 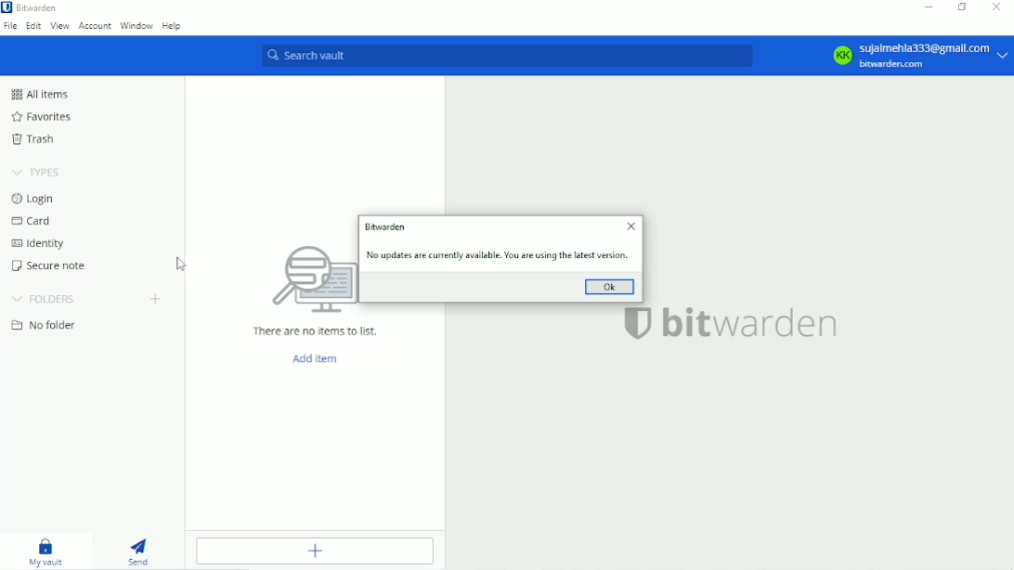 What do you see at coordinates (48, 266) in the screenshot?
I see `Secure note` at bounding box center [48, 266].